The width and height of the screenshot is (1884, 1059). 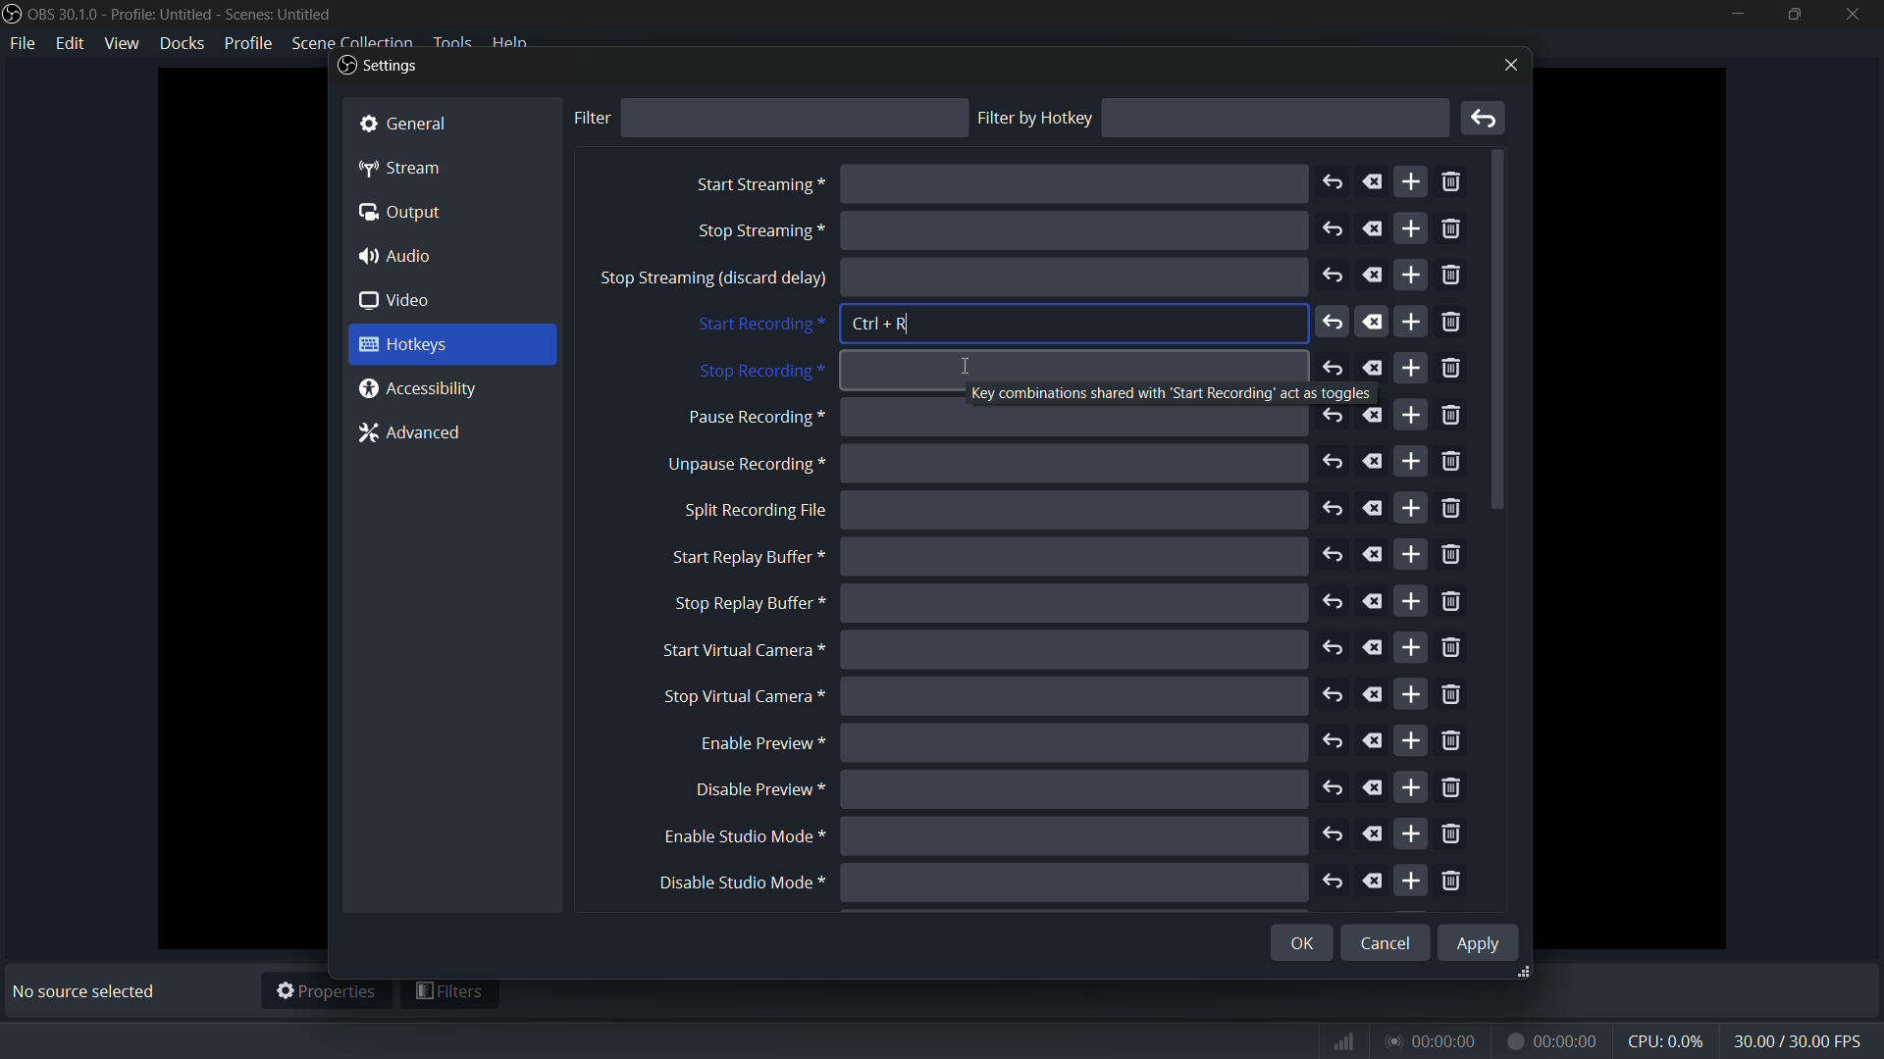 I want to click on delete, so click(x=1375, y=277).